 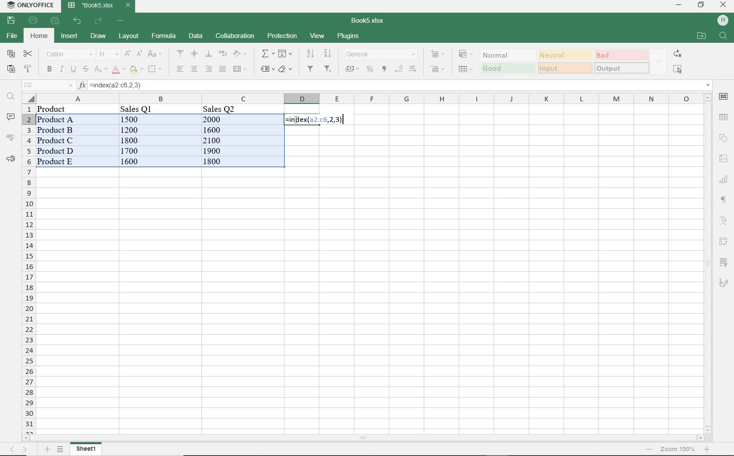 I want to click on formula, so click(x=316, y=120).